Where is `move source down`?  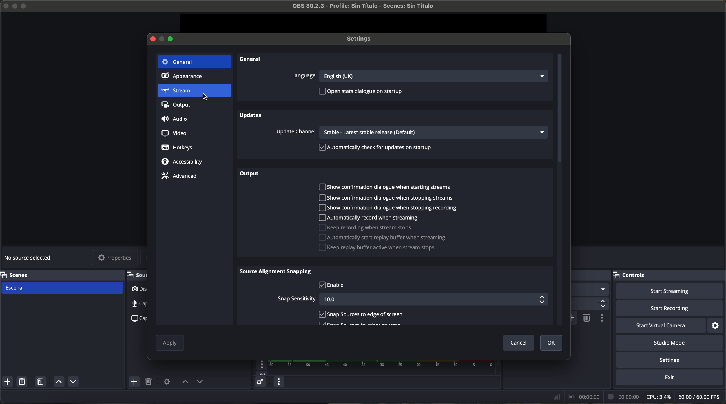
move source down is located at coordinates (200, 382).